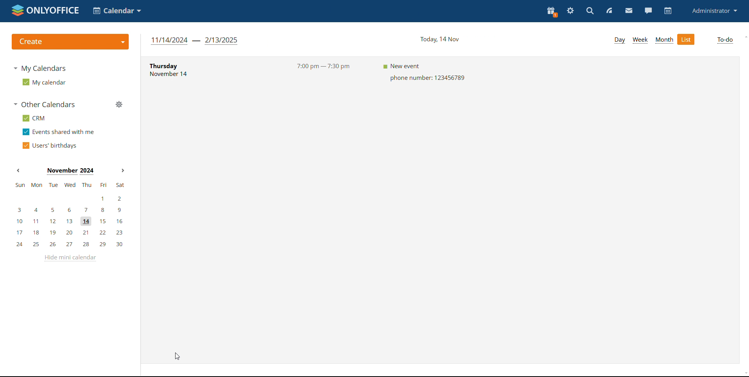  What do you see at coordinates (59, 132) in the screenshot?
I see `events shared with me` at bounding box center [59, 132].